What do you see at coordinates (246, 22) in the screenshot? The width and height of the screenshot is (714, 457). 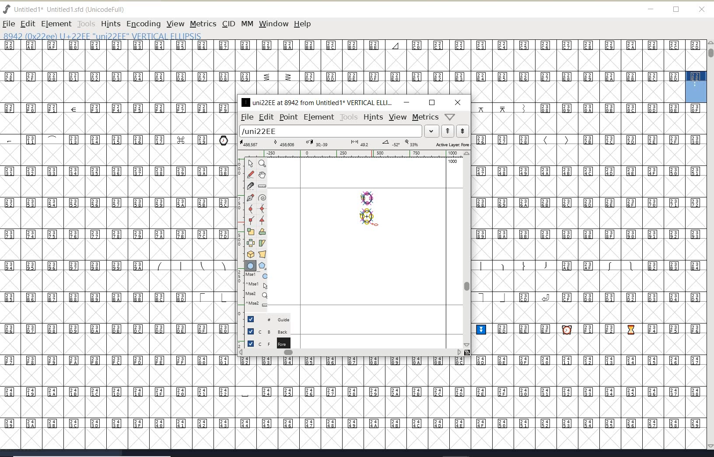 I see `mm` at bounding box center [246, 22].